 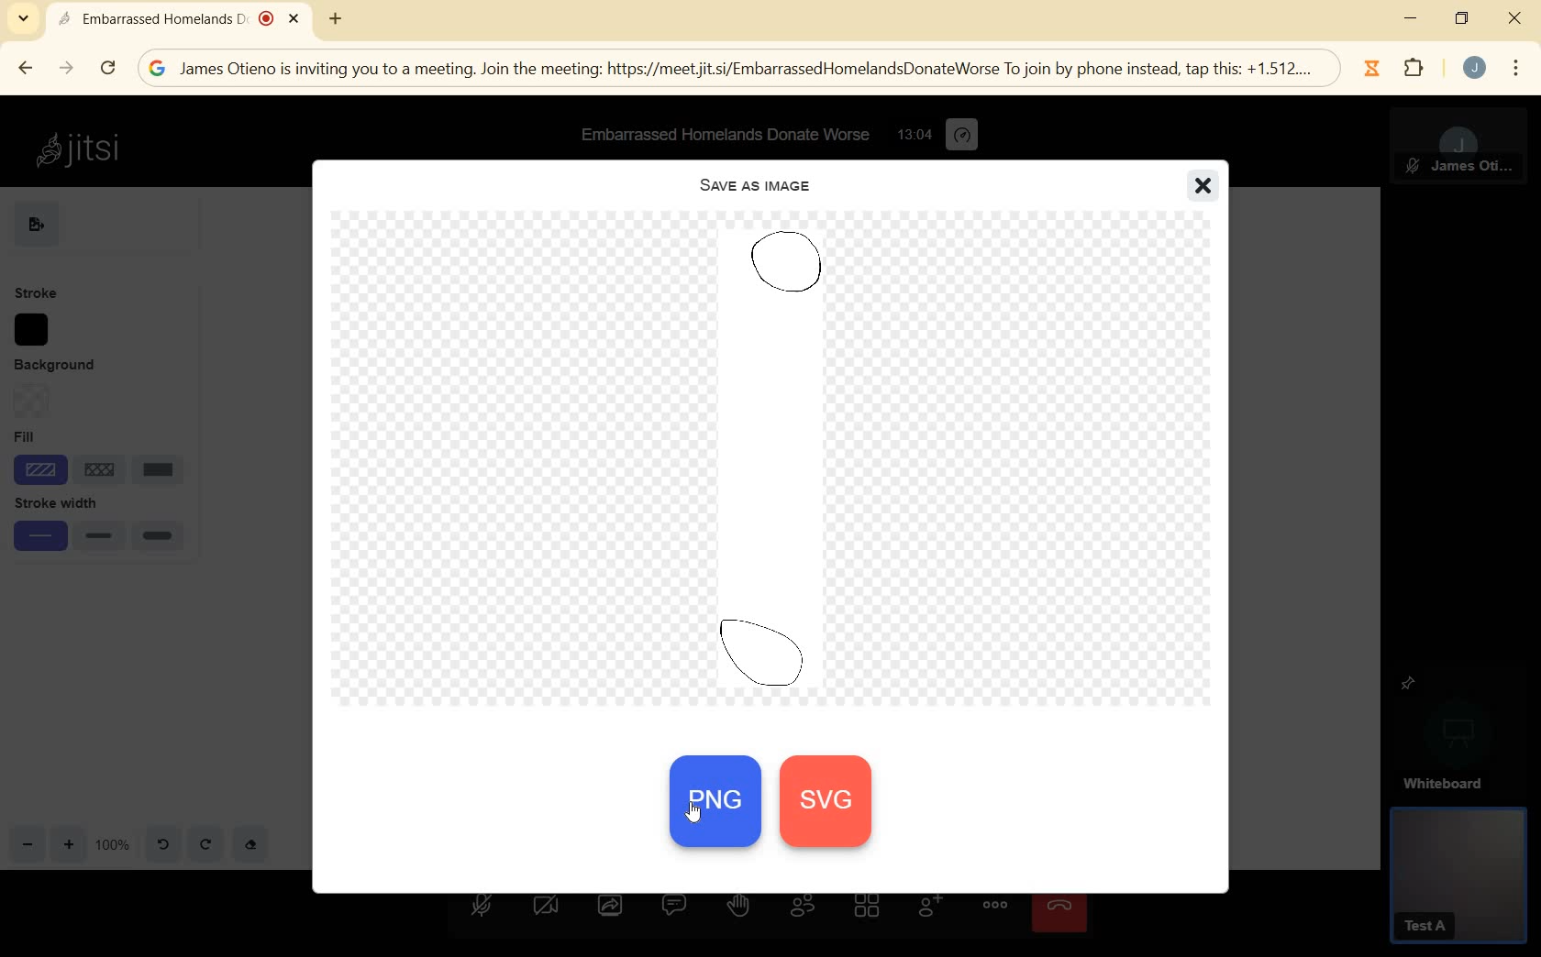 I want to click on STROKE, so click(x=36, y=293).